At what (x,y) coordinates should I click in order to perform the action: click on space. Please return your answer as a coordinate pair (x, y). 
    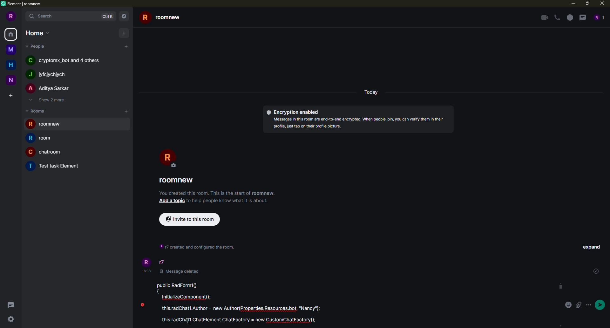
    Looking at the image, I should click on (11, 80).